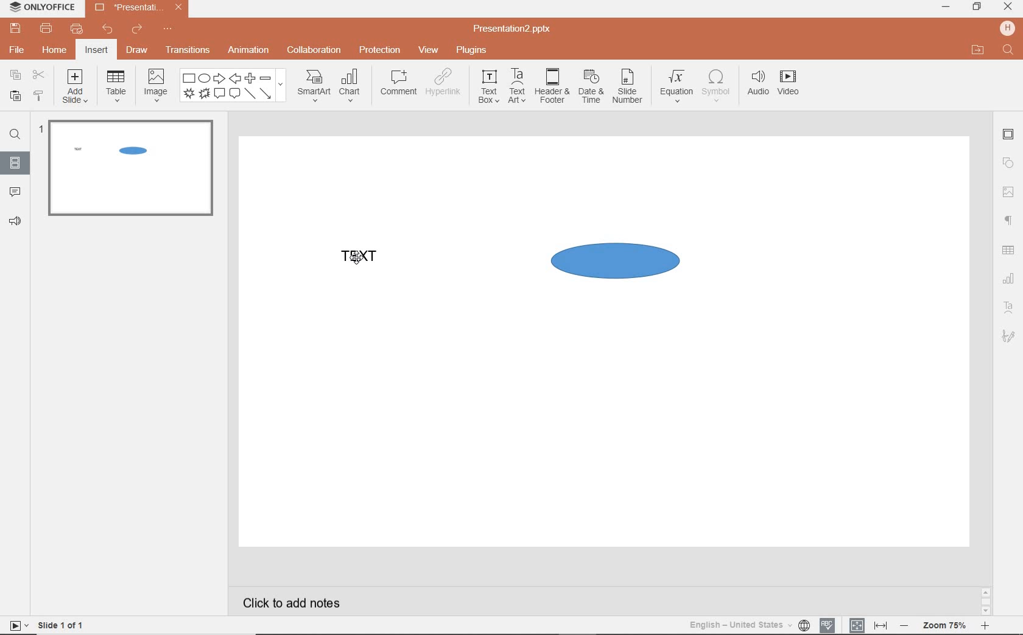  Describe the element at coordinates (39, 76) in the screenshot. I see `cut` at that location.